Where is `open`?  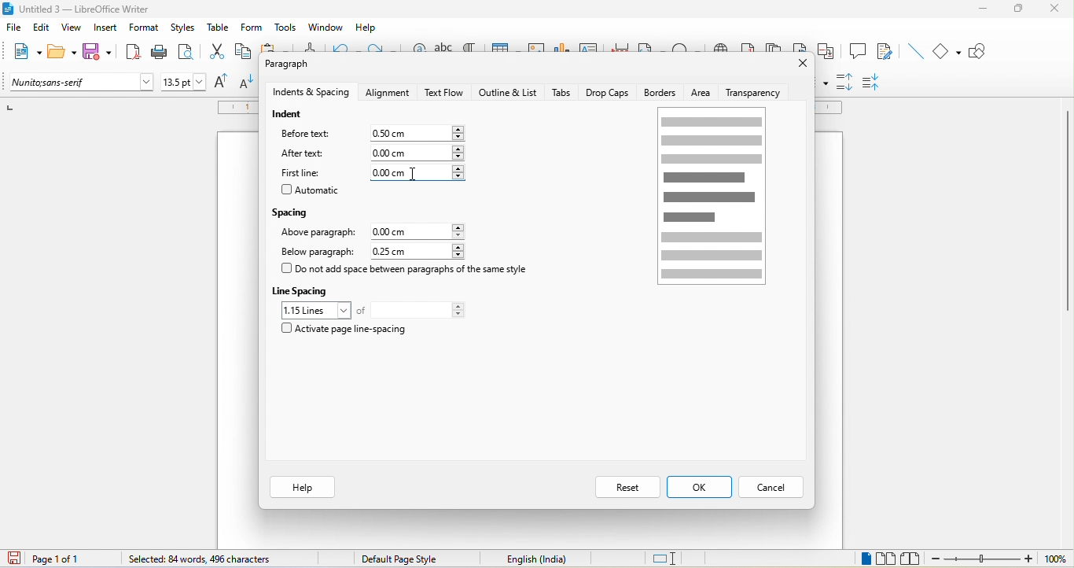
open is located at coordinates (62, 53).